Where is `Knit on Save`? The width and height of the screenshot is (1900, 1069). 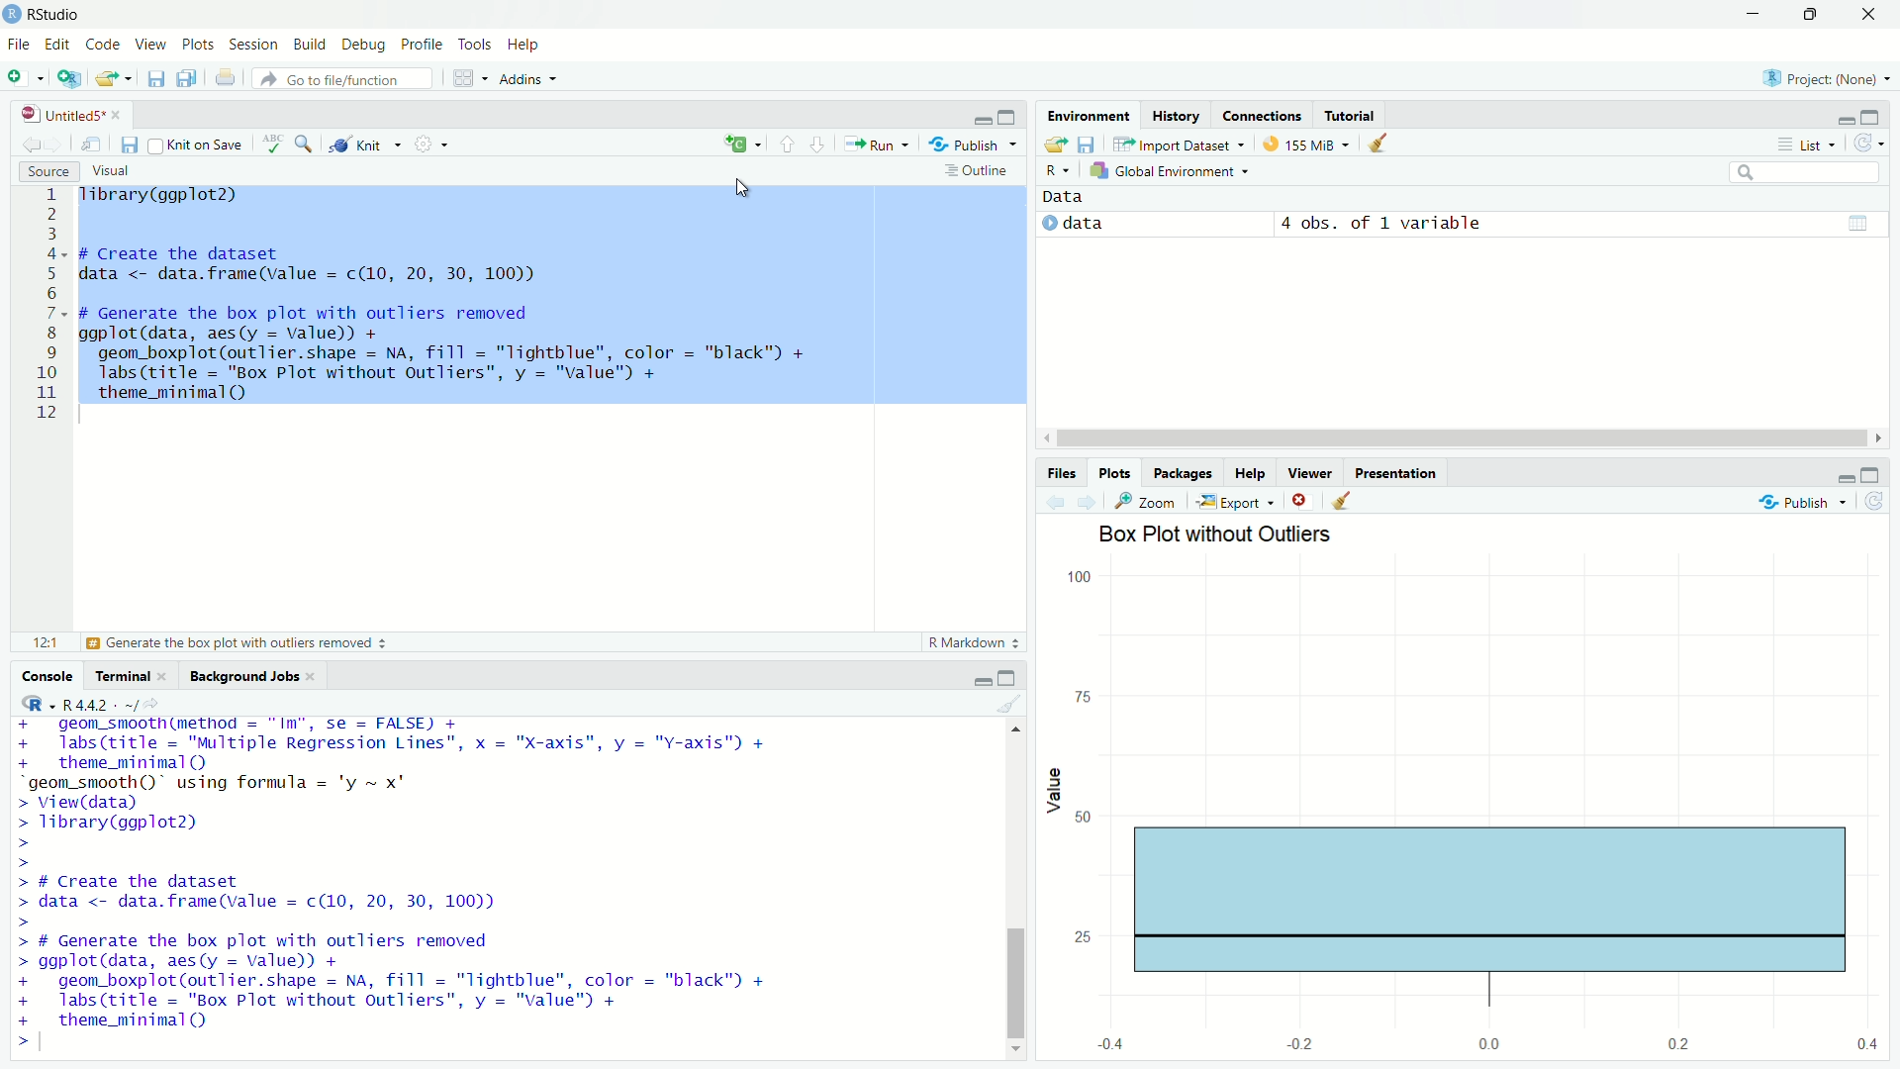 Knit on Save is located at coordinates (195, 146).